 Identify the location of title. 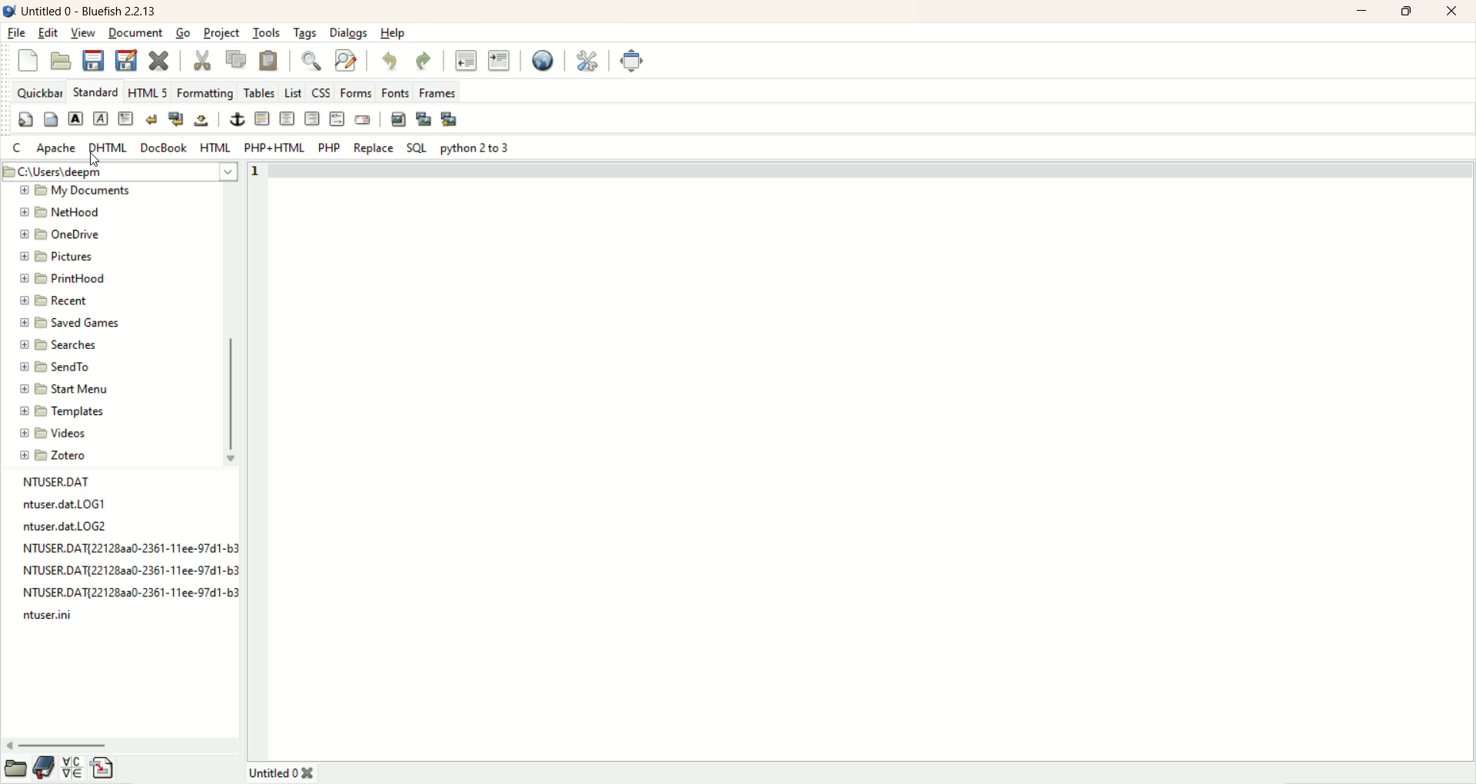
(91, 12).